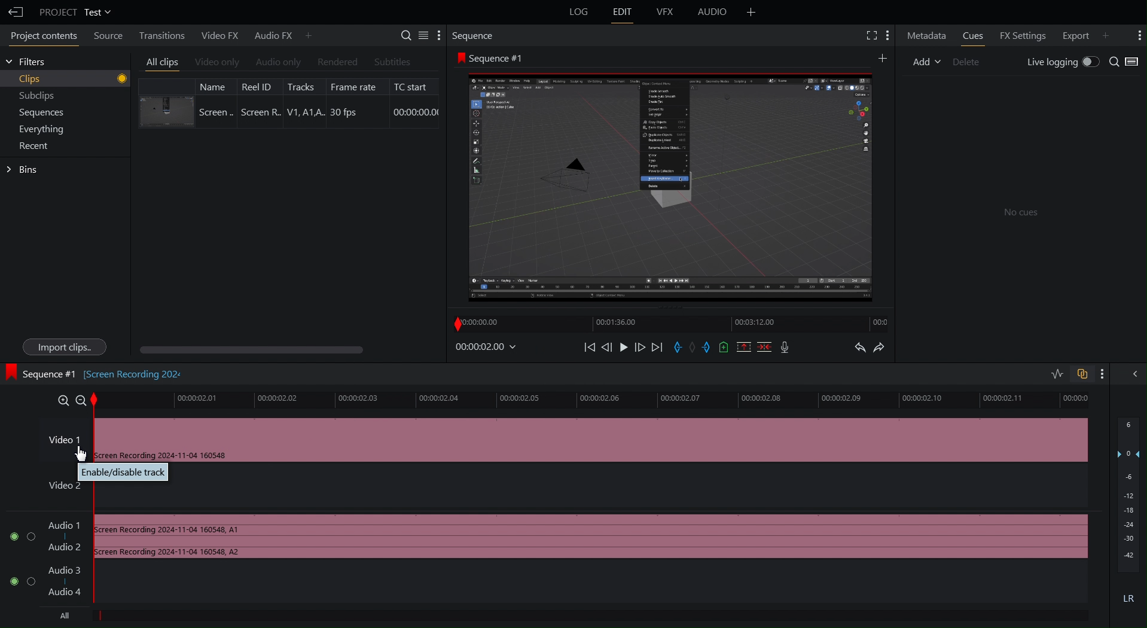 The image size is (1147, 628). I want to click on Enable/disable track, so click(126, 473).